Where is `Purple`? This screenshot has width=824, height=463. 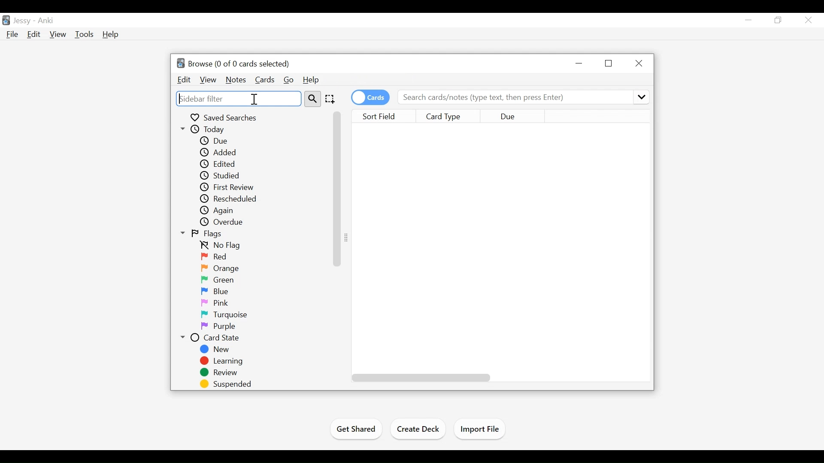 Purple is located at coordinates (217, 327).